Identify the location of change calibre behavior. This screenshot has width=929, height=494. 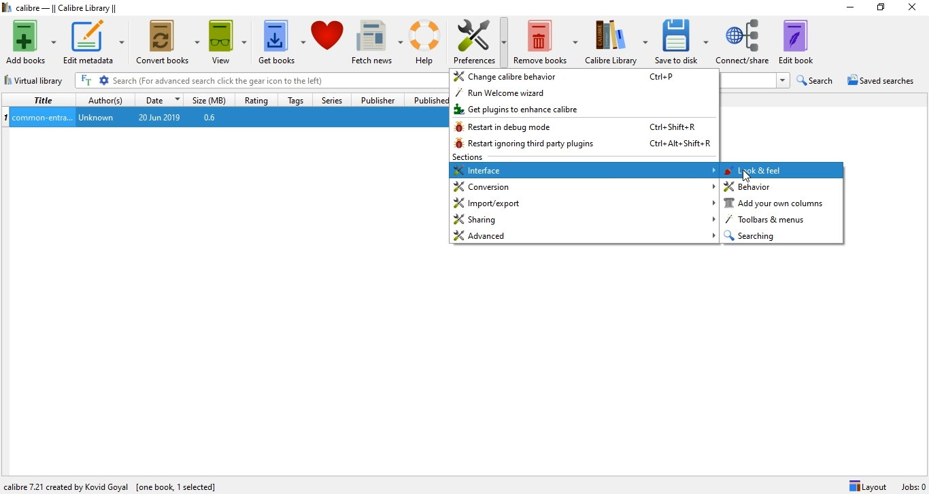
(585, 78).